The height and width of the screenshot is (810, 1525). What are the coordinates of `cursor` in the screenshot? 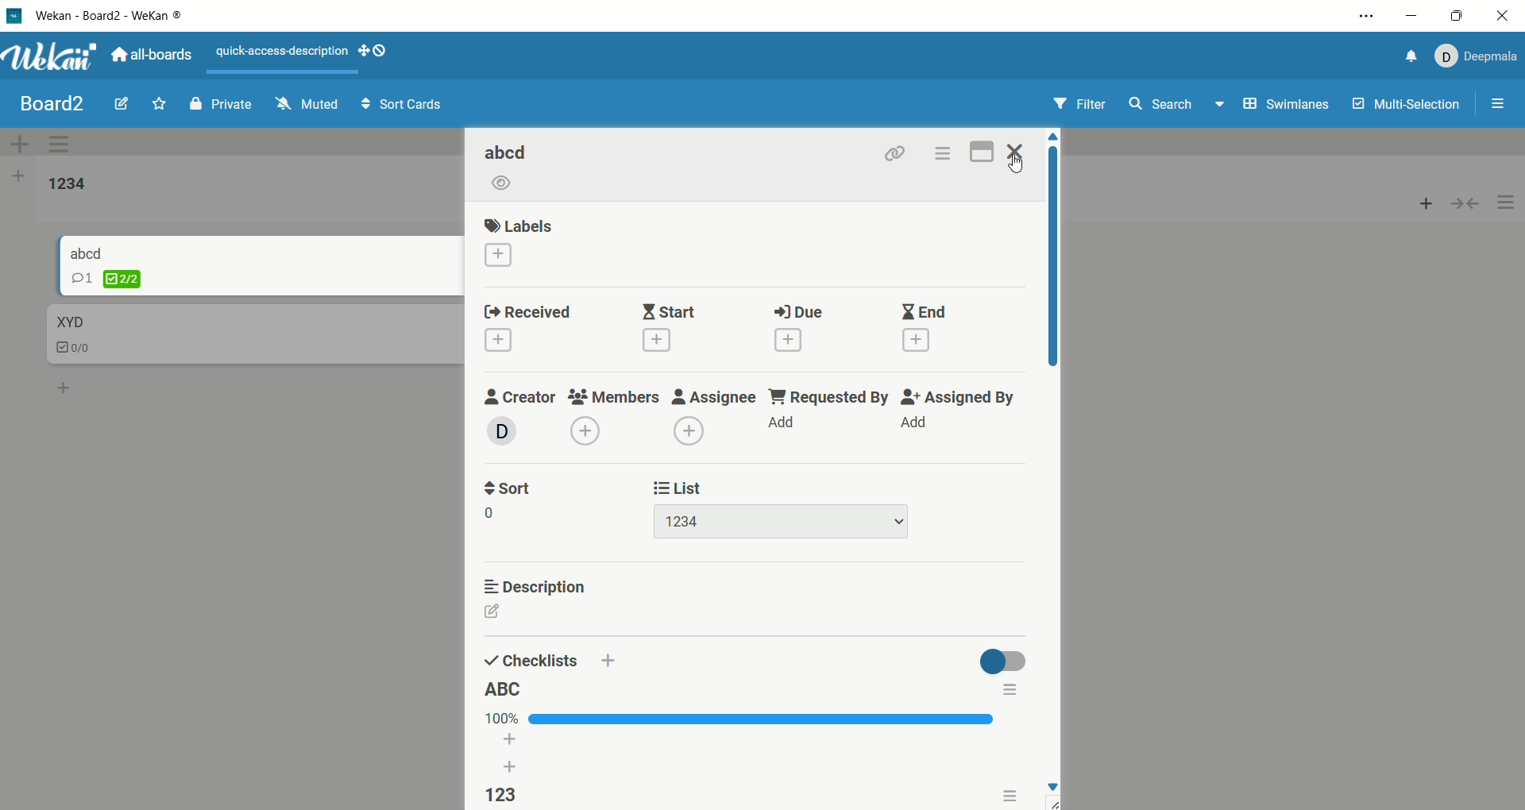 It's located at (1019, 175).